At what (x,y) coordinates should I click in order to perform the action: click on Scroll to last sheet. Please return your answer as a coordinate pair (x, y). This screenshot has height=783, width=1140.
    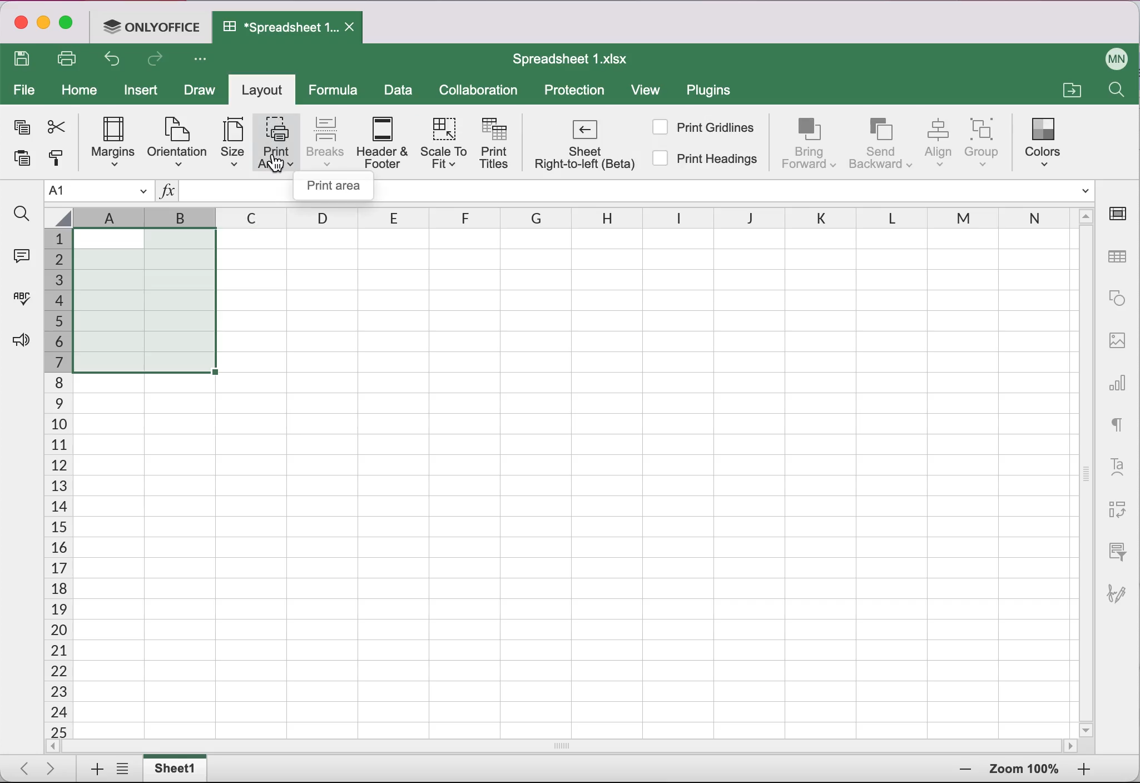
    Looking at the image, I should click on (56, 767).